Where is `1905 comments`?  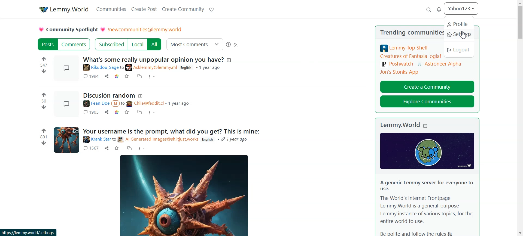
1905 comments is located at coordinates (90, 112).